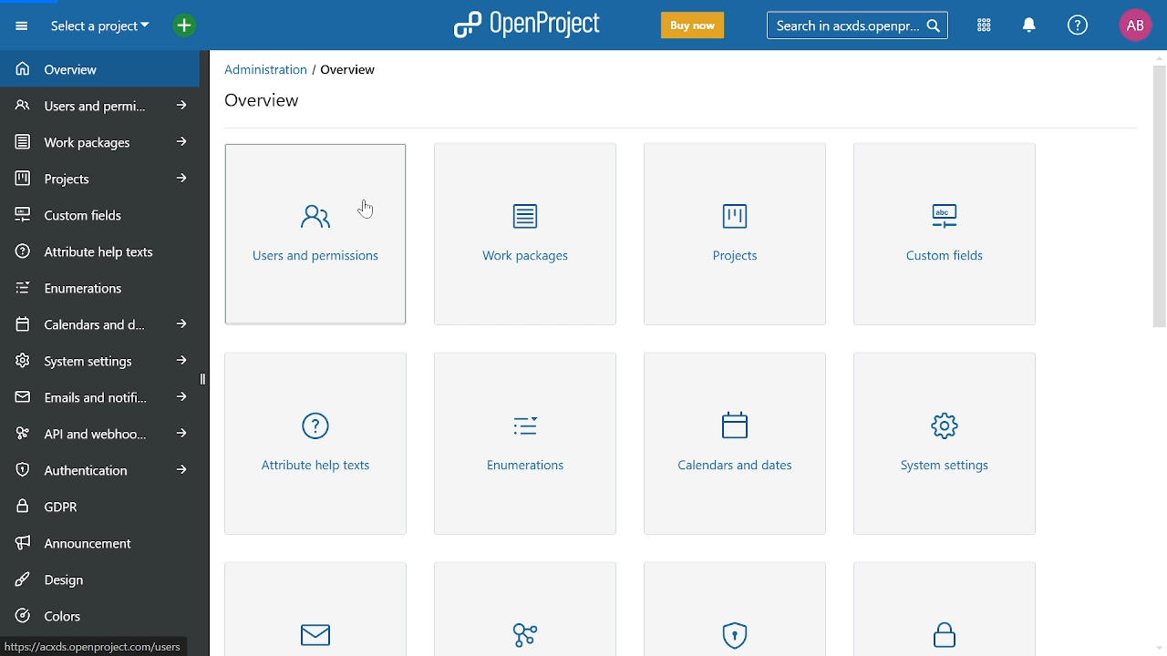  Describe the element at coordinates (312, 445) in the screenshot. I see `Attribute help texts` at that location.